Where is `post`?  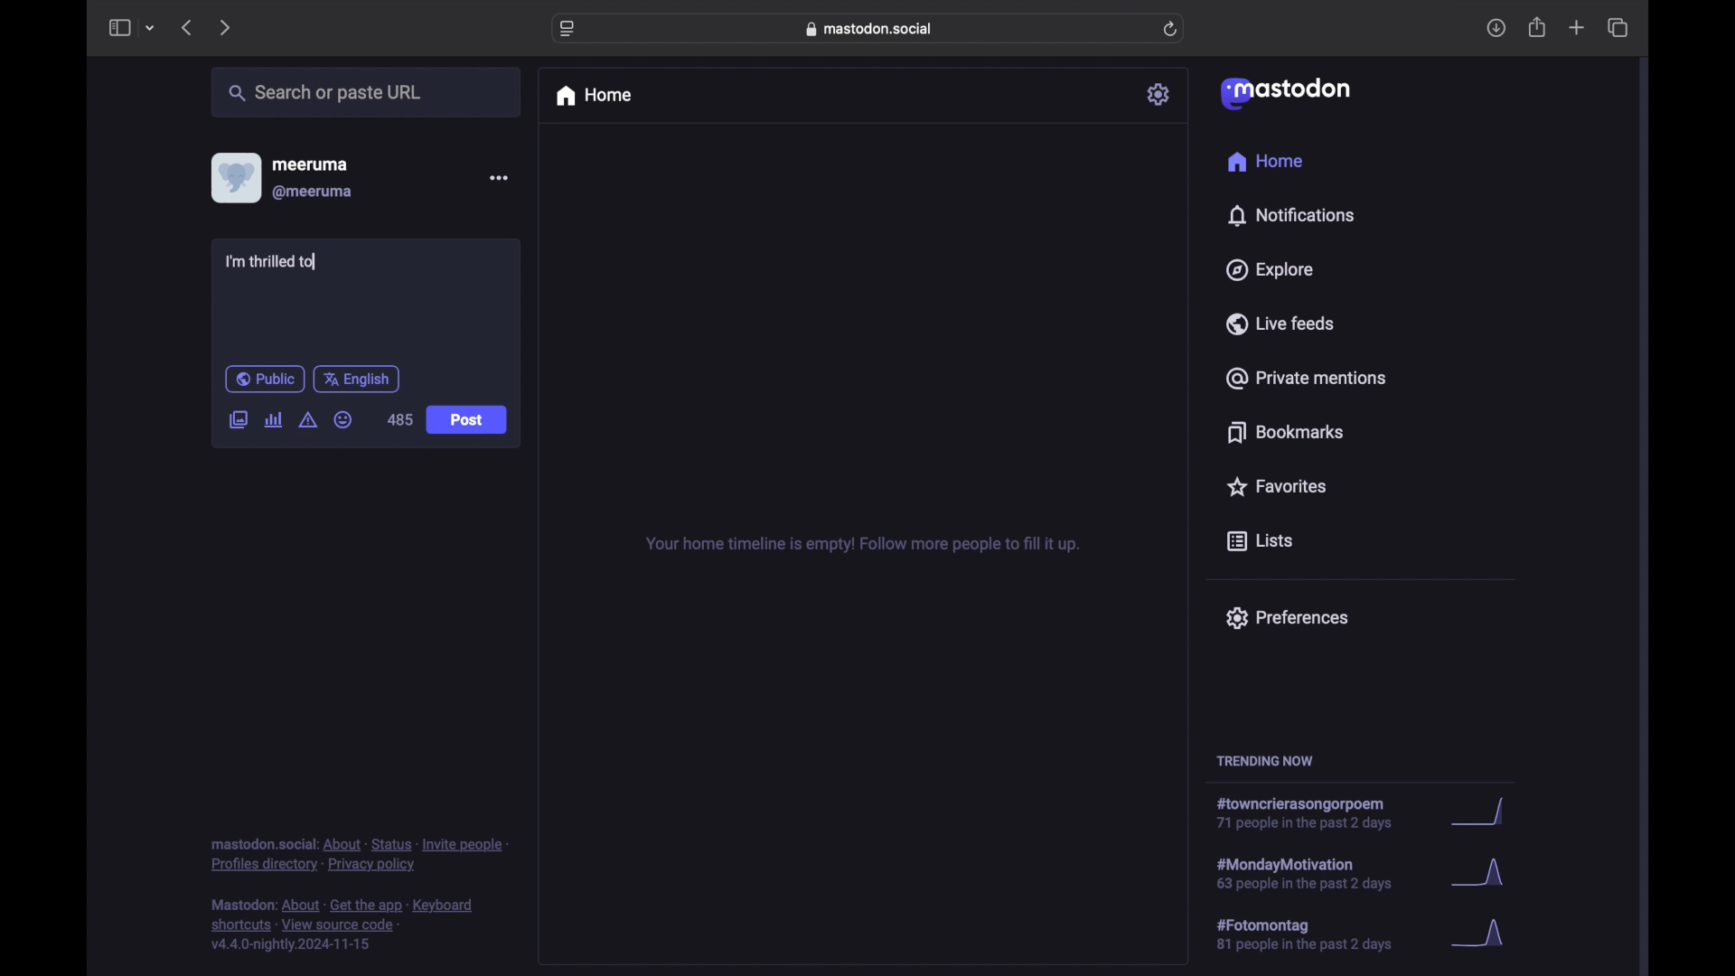
post is located at coordinates (466, 420).